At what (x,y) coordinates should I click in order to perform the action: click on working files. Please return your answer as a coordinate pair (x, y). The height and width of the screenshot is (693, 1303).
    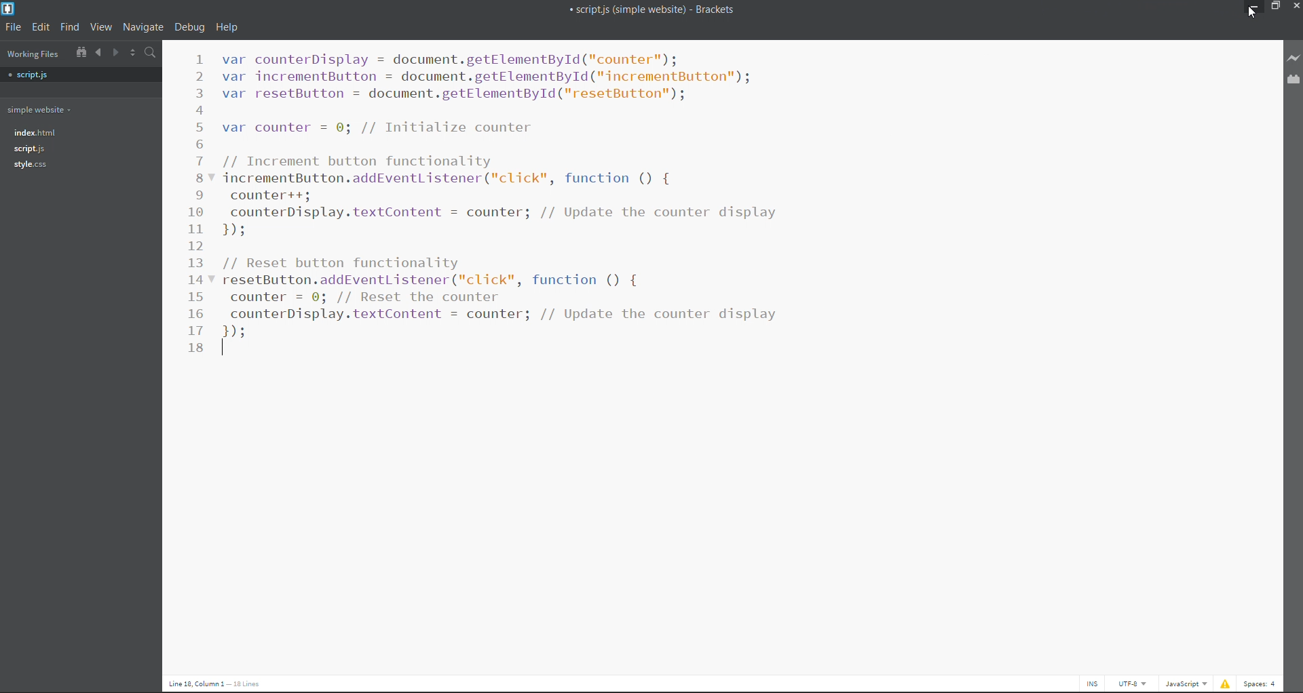
    Looking at the image, I should click on (33, 55).